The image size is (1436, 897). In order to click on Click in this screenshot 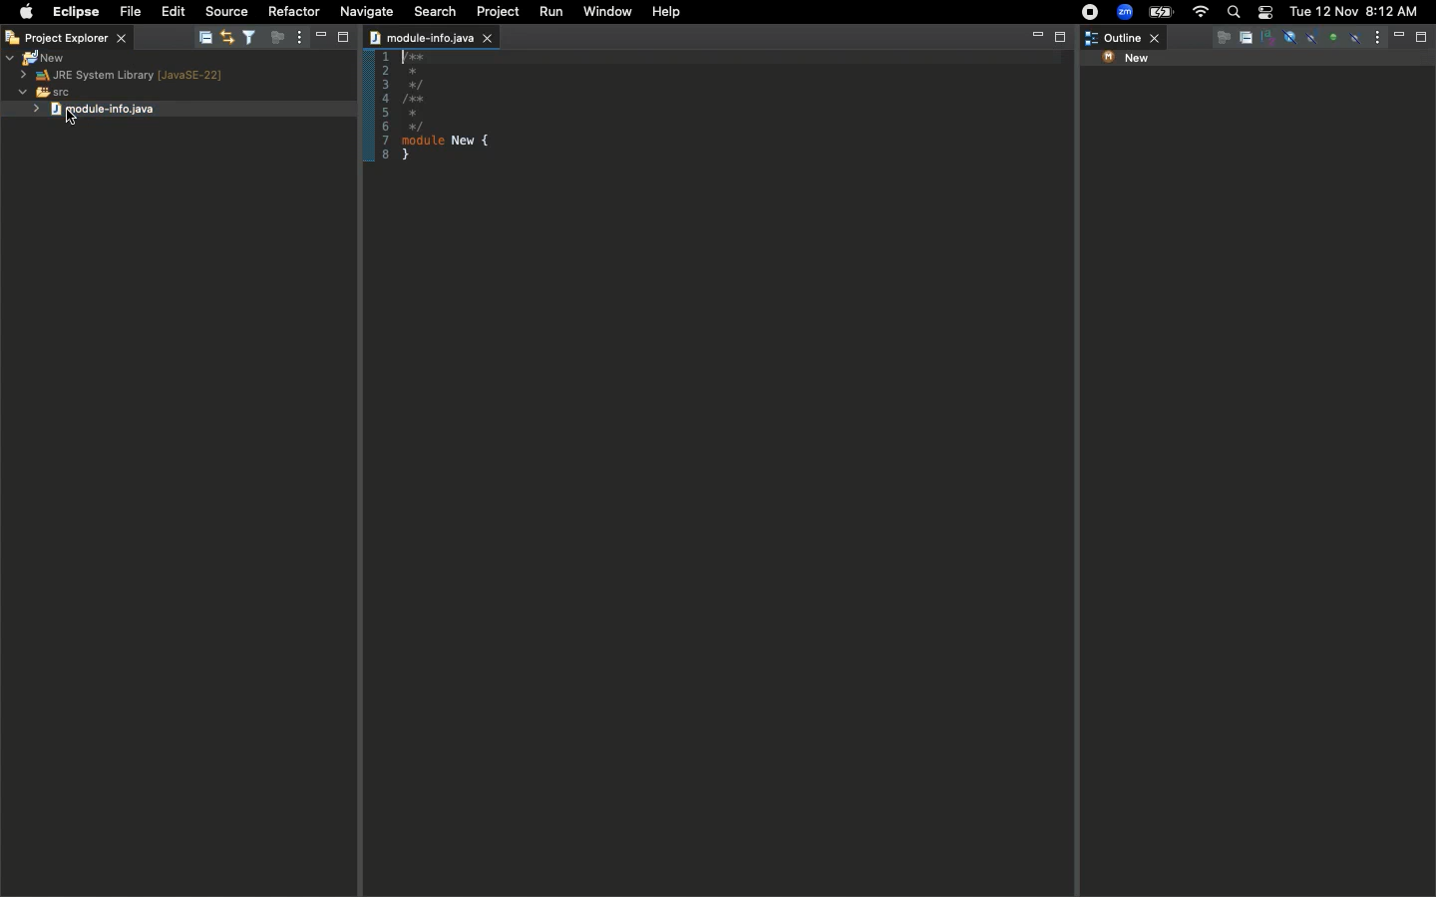, I will do `click(104, 112)`.